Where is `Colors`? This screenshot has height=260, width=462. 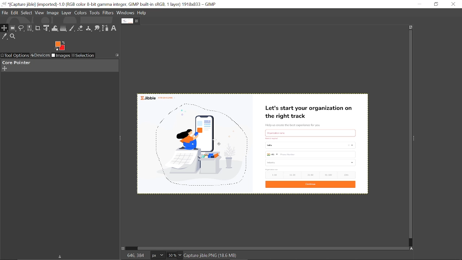
Colors is located at coordinates (80, 13).